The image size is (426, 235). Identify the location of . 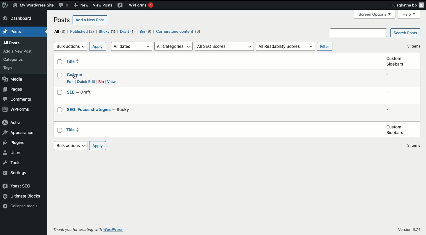
(19, 52).